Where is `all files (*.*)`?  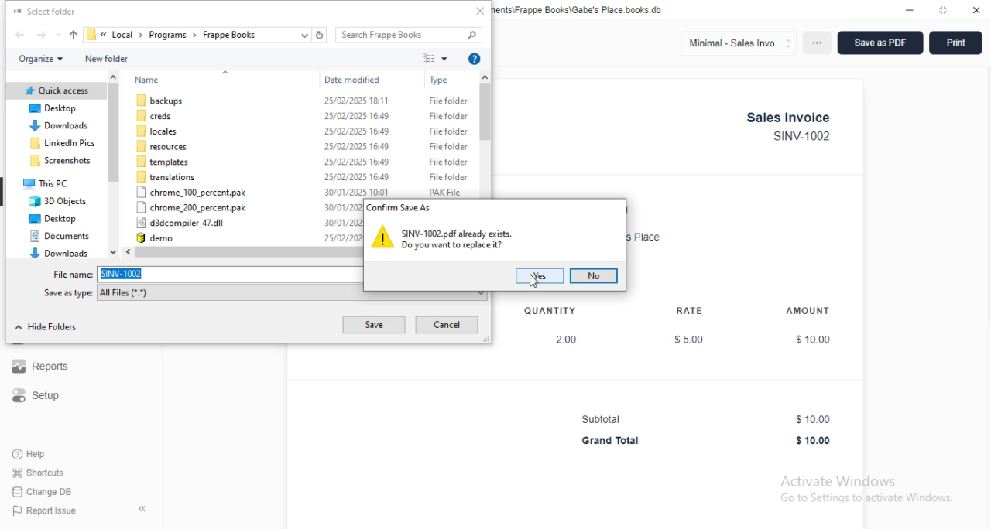 all files (*.*) is located at coordinates (293, 295).